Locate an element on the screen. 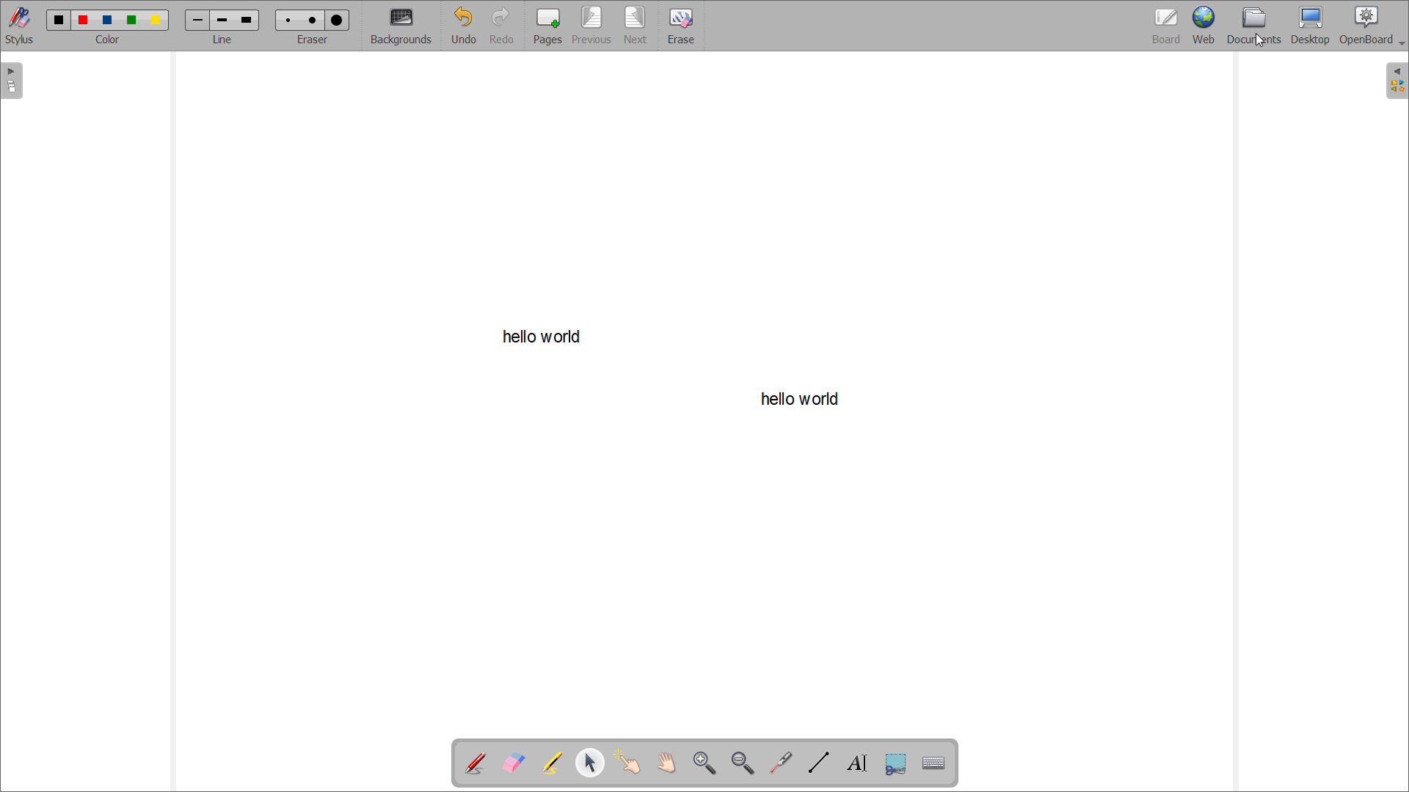 This screenshot has width=1409, height=792. web is located at coordinates (1204, 26).